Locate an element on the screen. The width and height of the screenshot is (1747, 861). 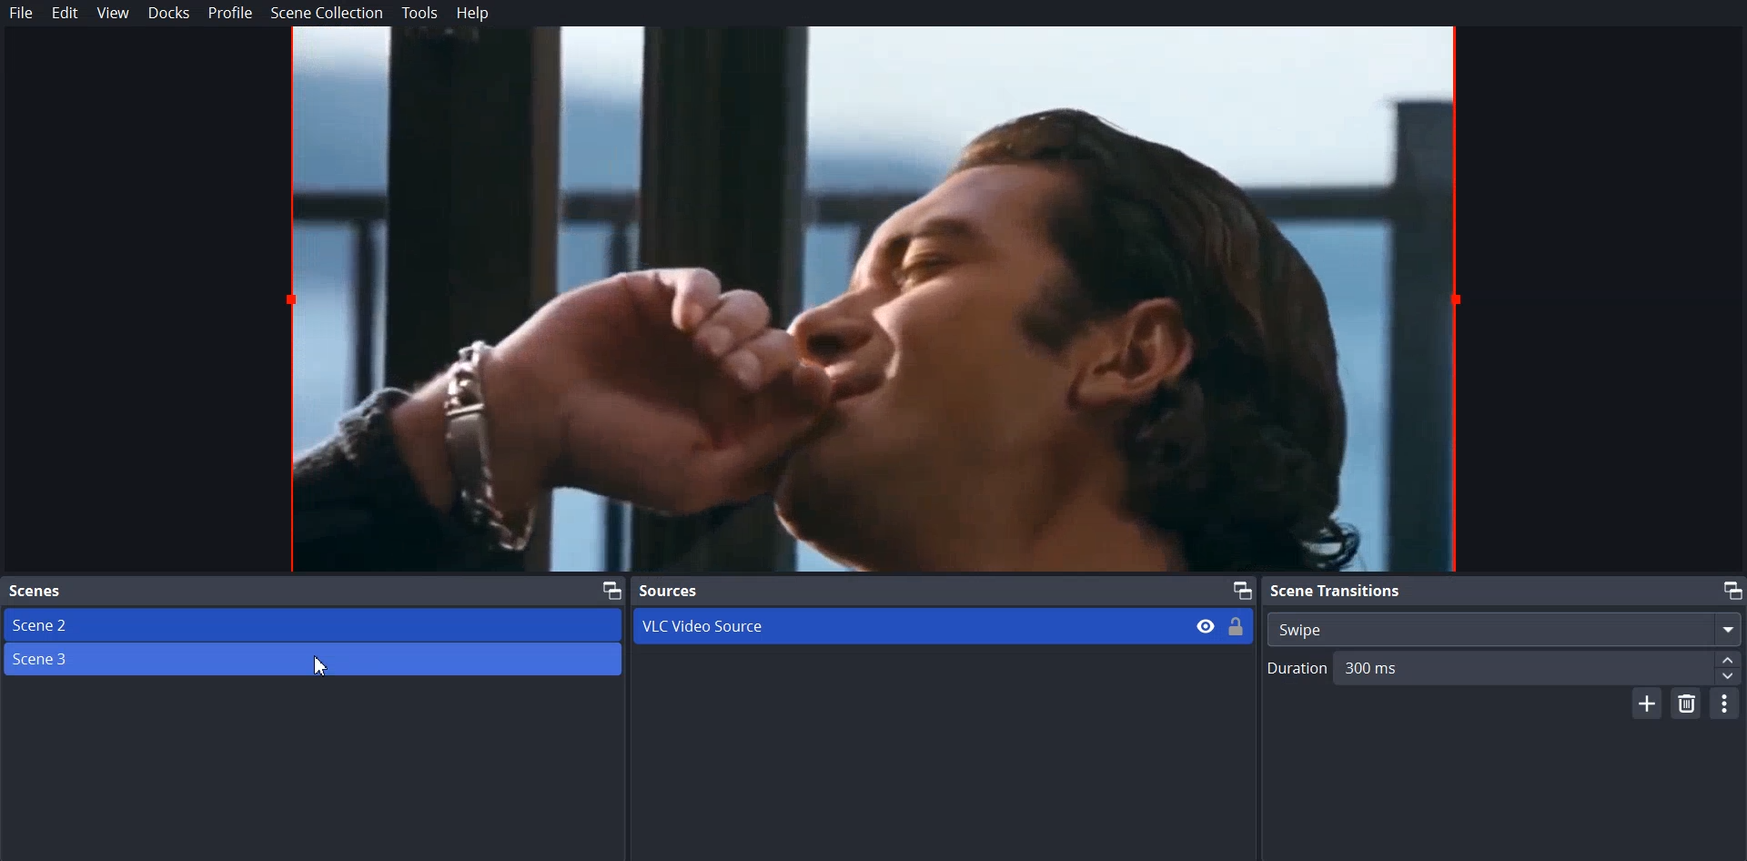
Scene 2 is located at coordinates (314, 624).